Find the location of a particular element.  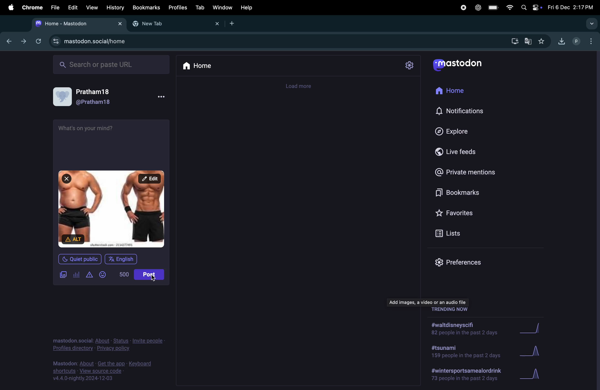

#tsunami is located at coordinates (464, 351).